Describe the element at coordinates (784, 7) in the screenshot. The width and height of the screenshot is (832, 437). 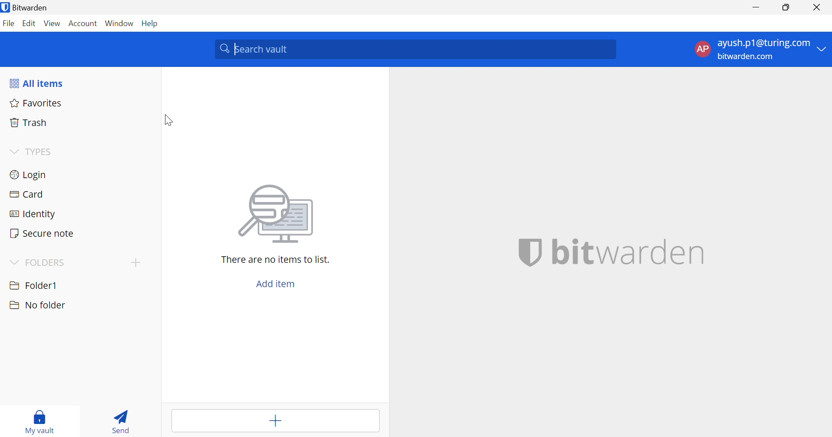
I see `Restore Down` at that location.